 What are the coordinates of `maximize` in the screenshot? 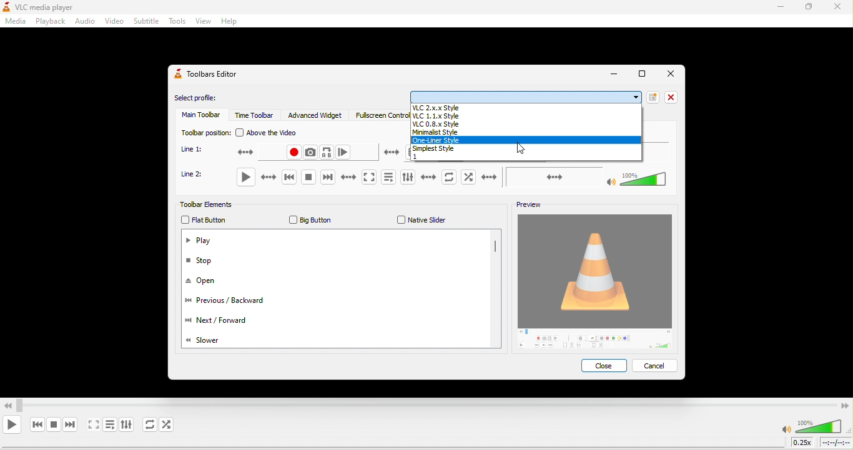 It's located at (640, 74).